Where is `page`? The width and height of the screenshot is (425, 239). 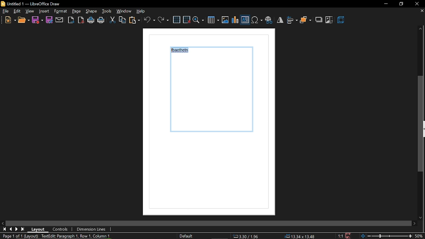 page is located at coordinates (92, 11).